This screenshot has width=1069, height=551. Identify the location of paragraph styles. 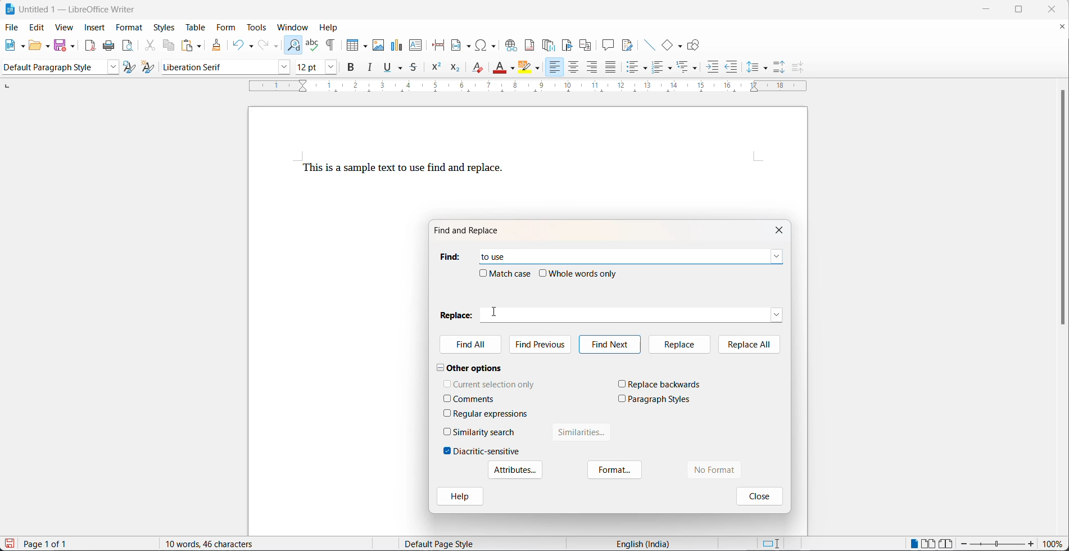
(660, 399).